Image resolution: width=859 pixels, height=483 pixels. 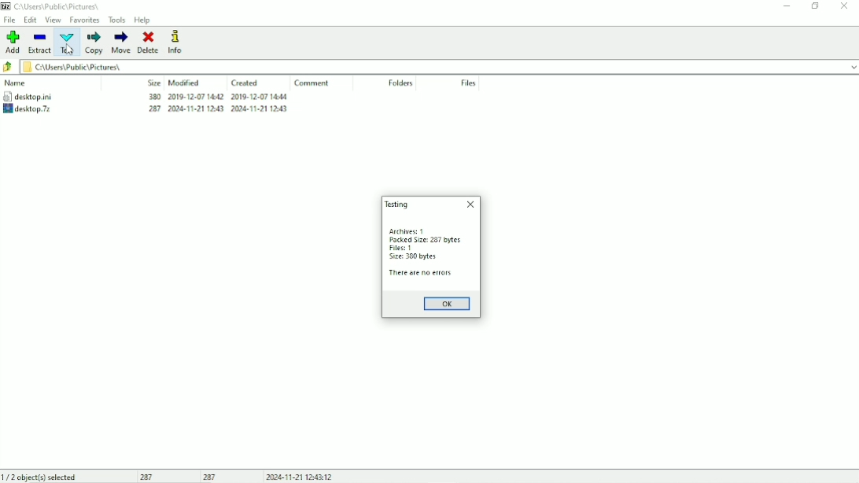 What do you see at coordinates (150, 109) in the screenshot?
I see `283` at bounding box center [150, 109].